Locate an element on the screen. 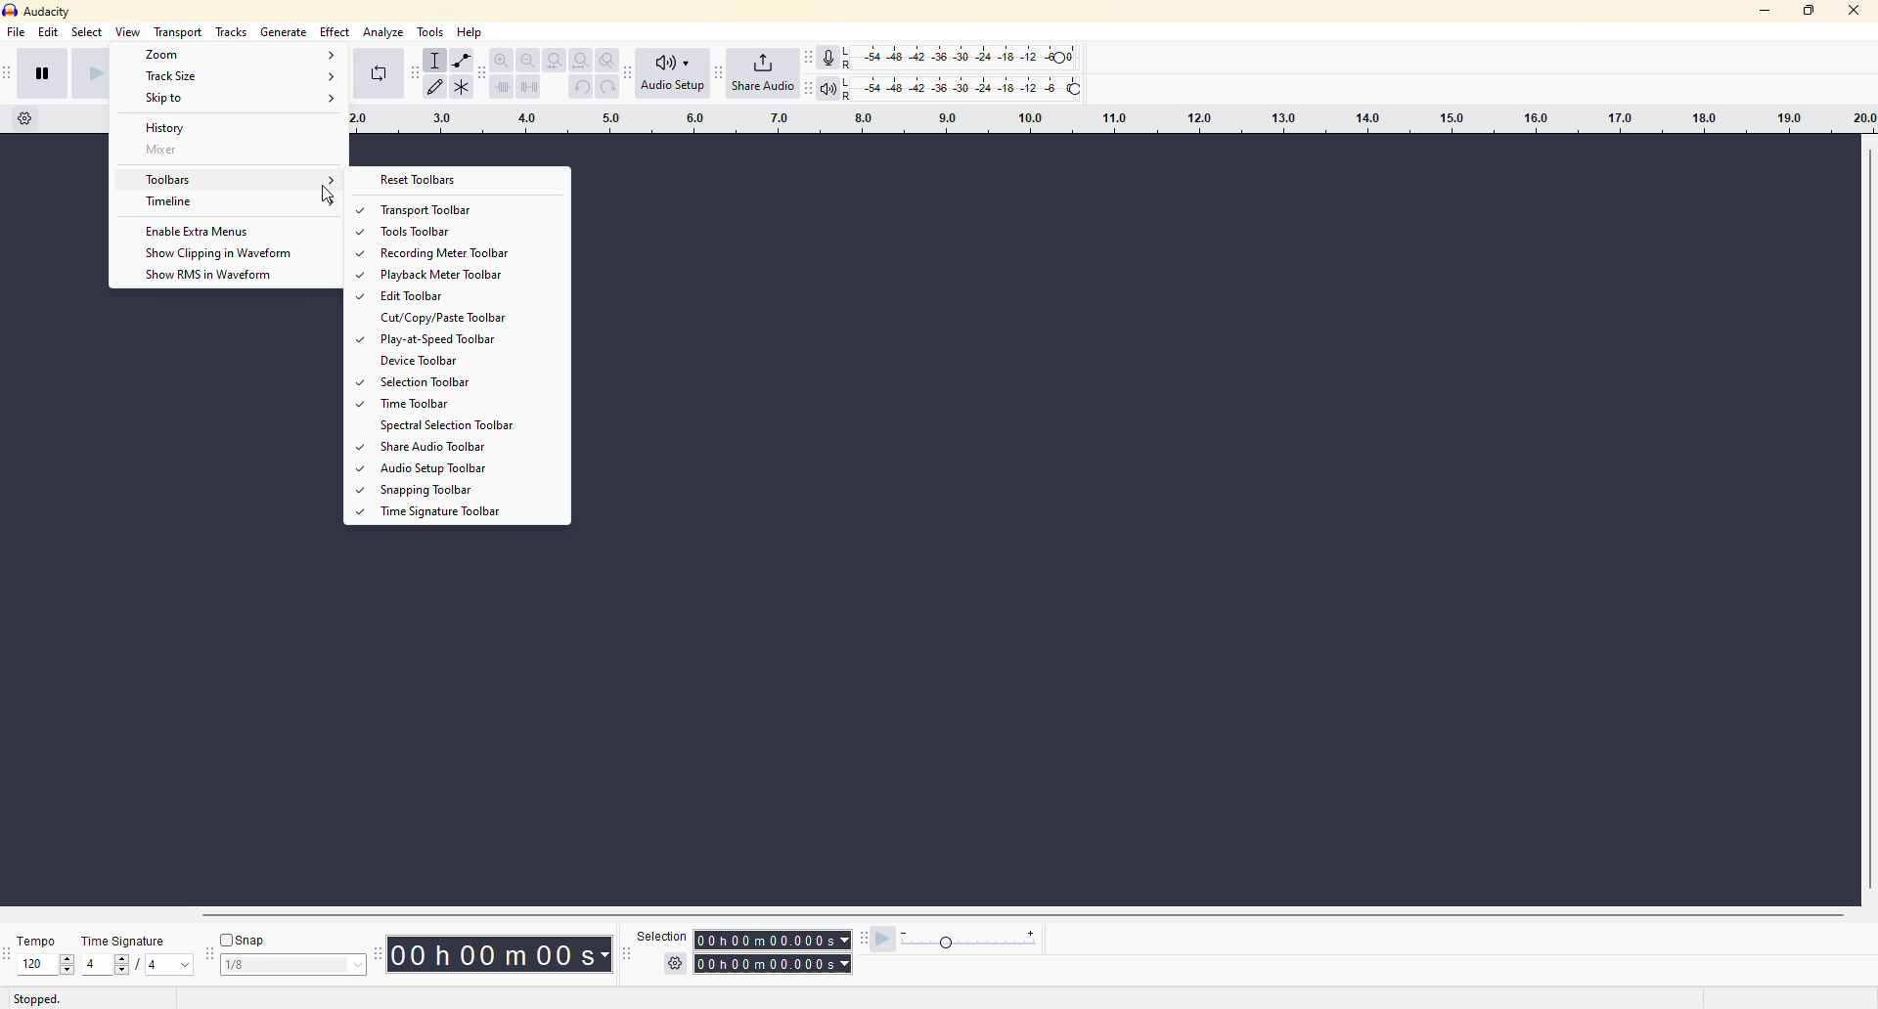 This screenshot has width=1878, height=1009. snapping toolbar is located at coordinates (419, 490).